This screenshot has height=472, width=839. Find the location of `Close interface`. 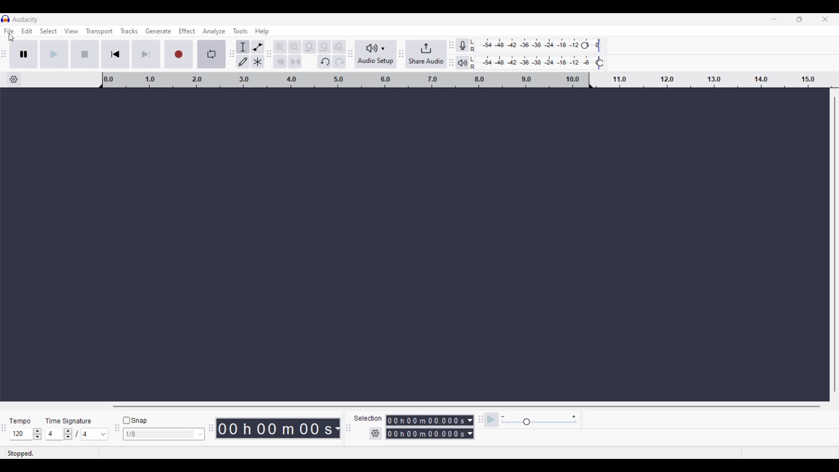

Close interface is located at coordinates (825, 19).